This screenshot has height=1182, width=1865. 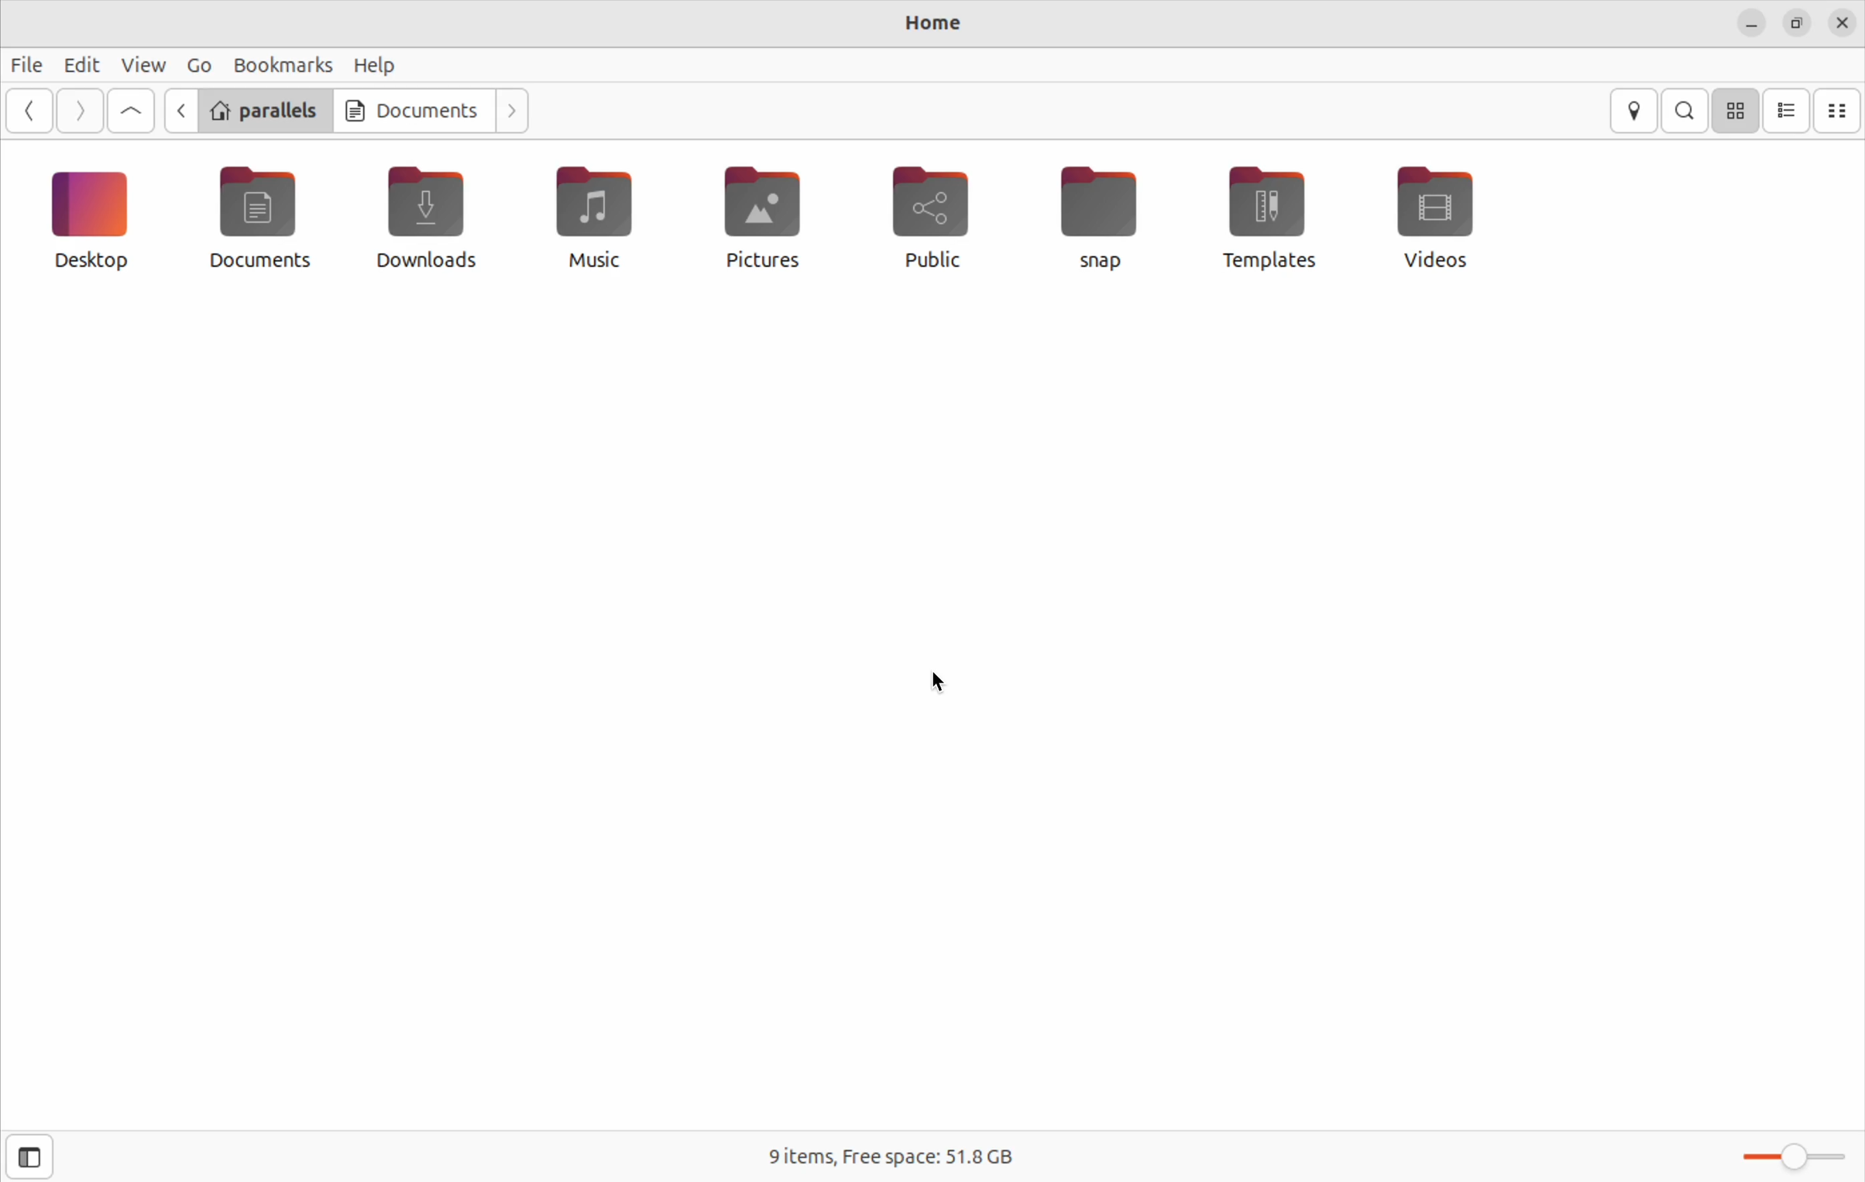 I want to click on documents, so click(x=270, y=221).